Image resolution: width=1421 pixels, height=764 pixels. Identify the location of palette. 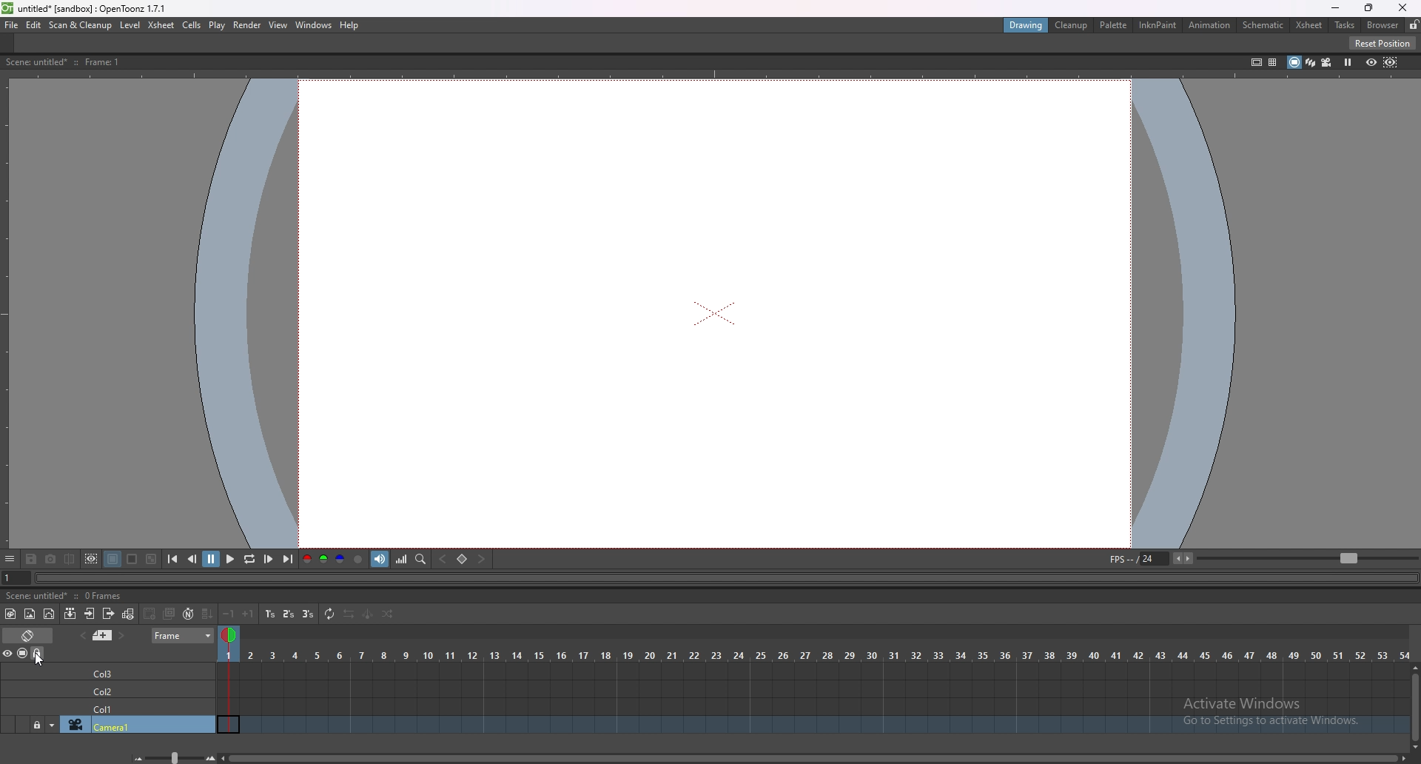
(1114, 24).